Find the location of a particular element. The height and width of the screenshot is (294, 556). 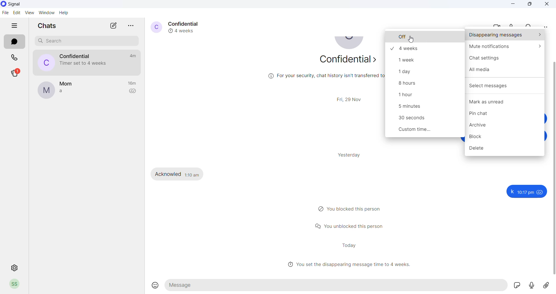

all media is located at coordinates (505, 73).